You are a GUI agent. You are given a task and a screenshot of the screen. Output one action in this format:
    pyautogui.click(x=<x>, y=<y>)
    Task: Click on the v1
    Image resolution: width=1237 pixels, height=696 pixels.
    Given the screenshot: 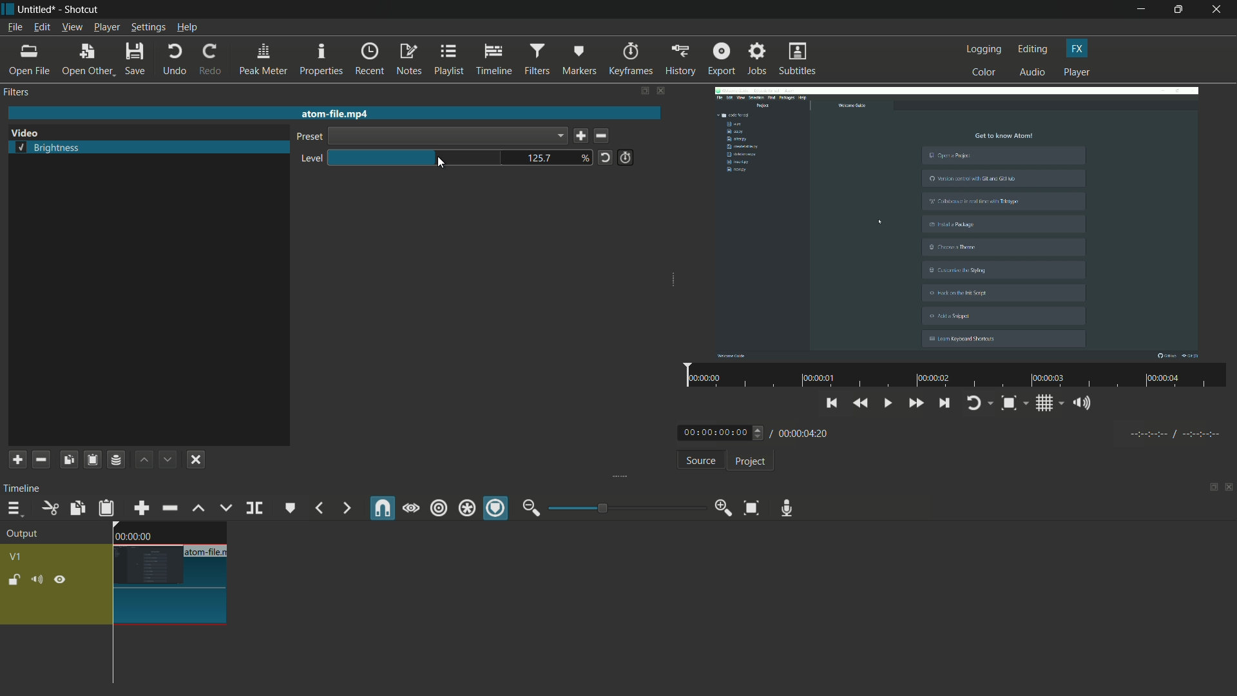 What is the action you would take?
    pyautogui.click(x=18, y=556)
    